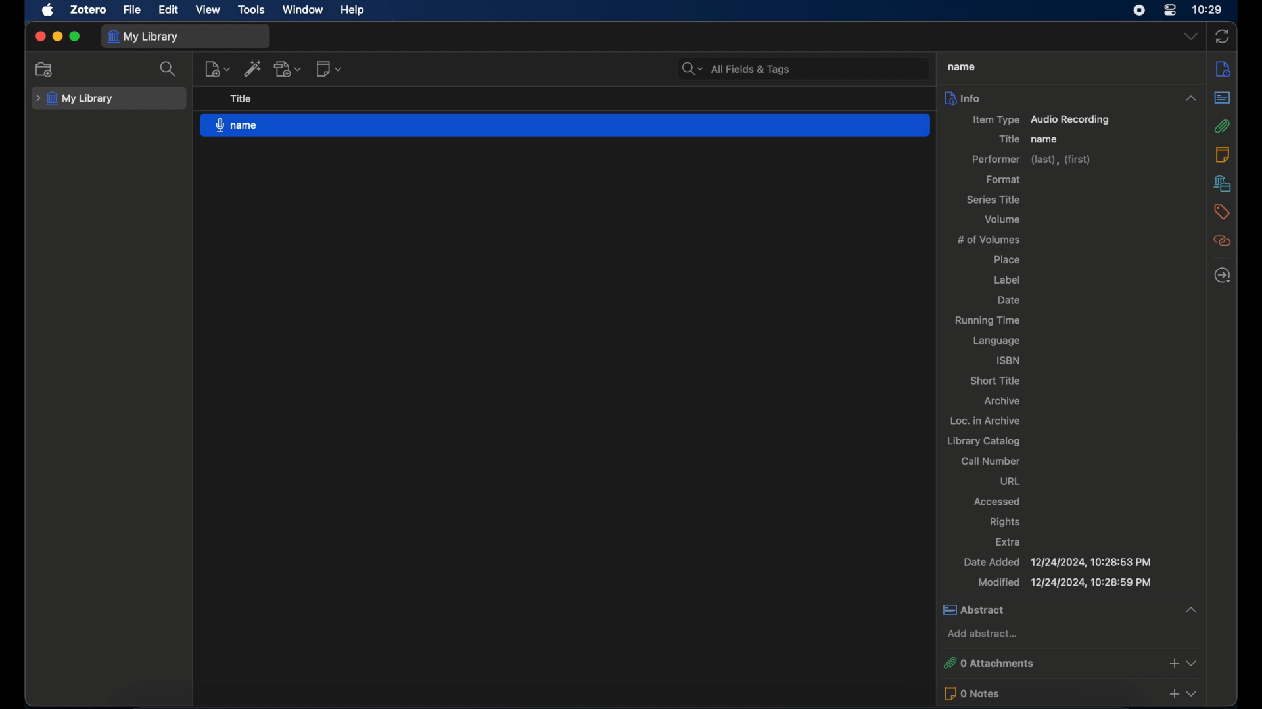  What do you see at coordinates (74, 99) in the screenshot?
I see `my library` at bounding box center [74, 99].